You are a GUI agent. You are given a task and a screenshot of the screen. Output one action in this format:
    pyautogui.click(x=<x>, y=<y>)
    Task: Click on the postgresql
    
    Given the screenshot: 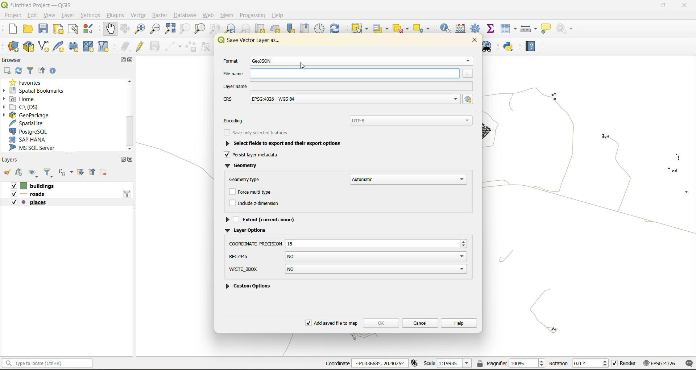 What is the action you would take?
    pyautogui.click(x=31, y=132)
    